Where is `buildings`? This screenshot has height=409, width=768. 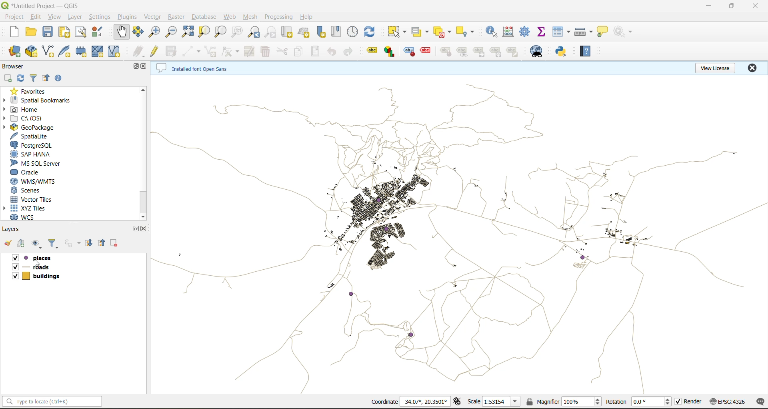
buildings is located at coordinates (41, 275).